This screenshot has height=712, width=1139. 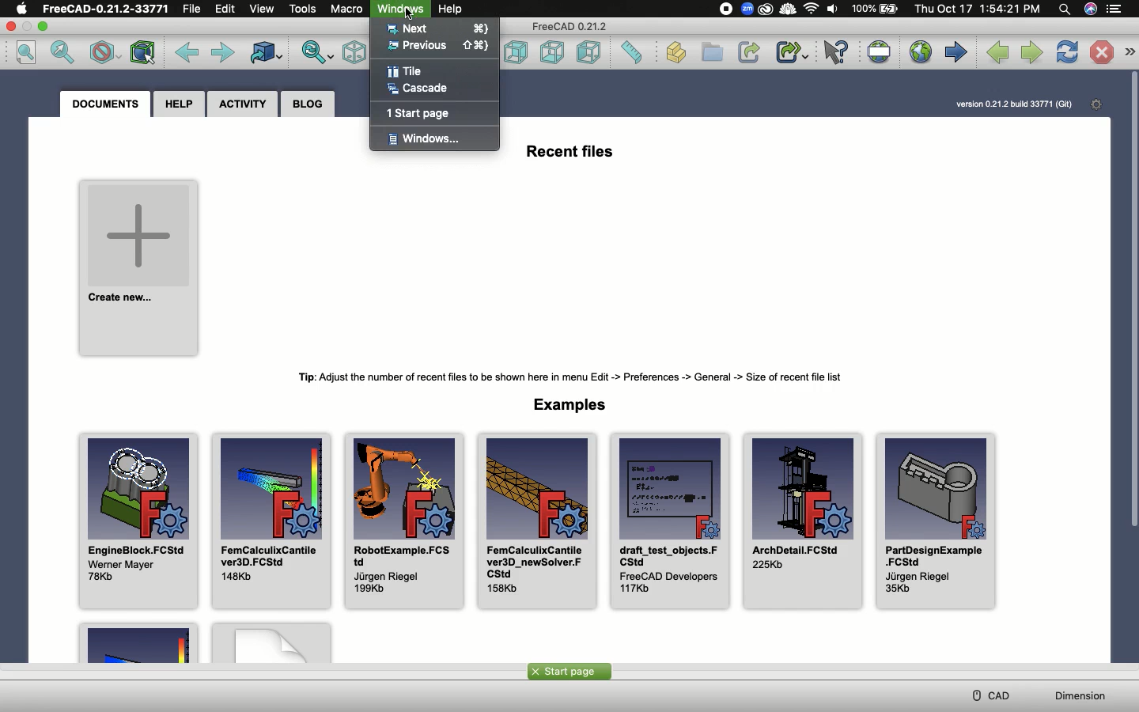 What do you see at coordinates (878, 52) in the screenshot?
I see `Set URL` at bounding box center [878, 52].